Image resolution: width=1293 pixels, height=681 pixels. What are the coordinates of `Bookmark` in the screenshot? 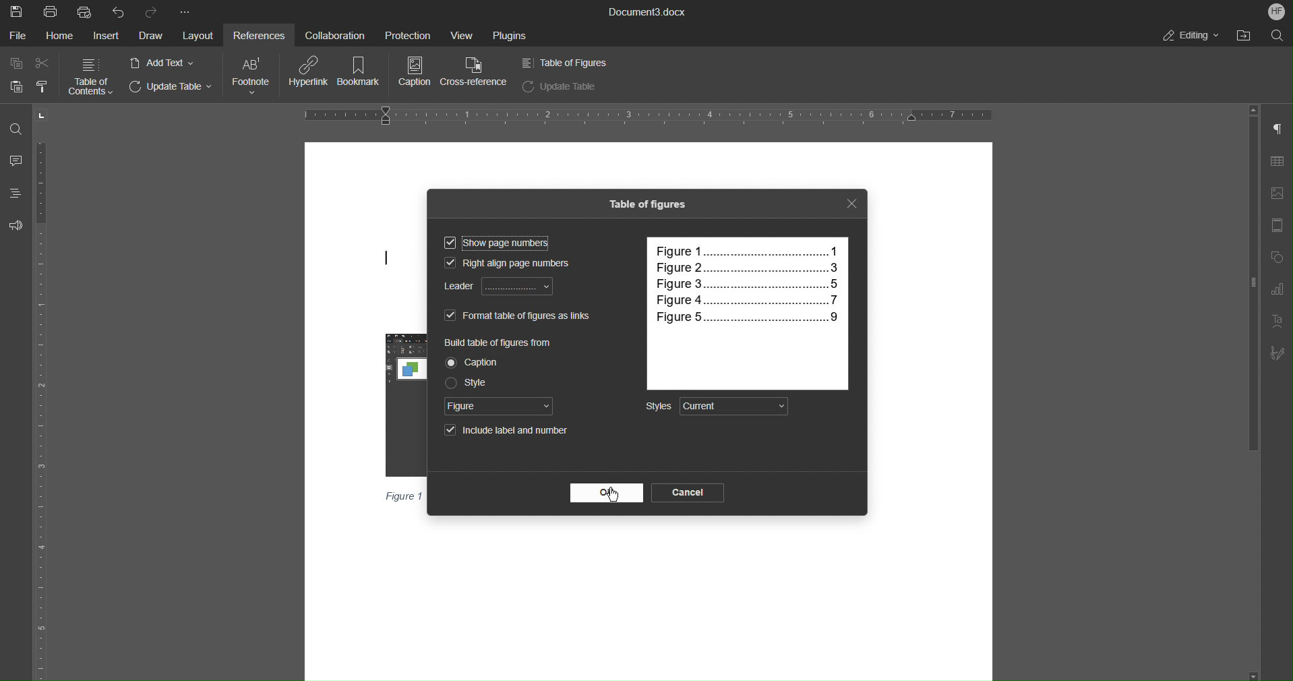 It's located at (362, 73).